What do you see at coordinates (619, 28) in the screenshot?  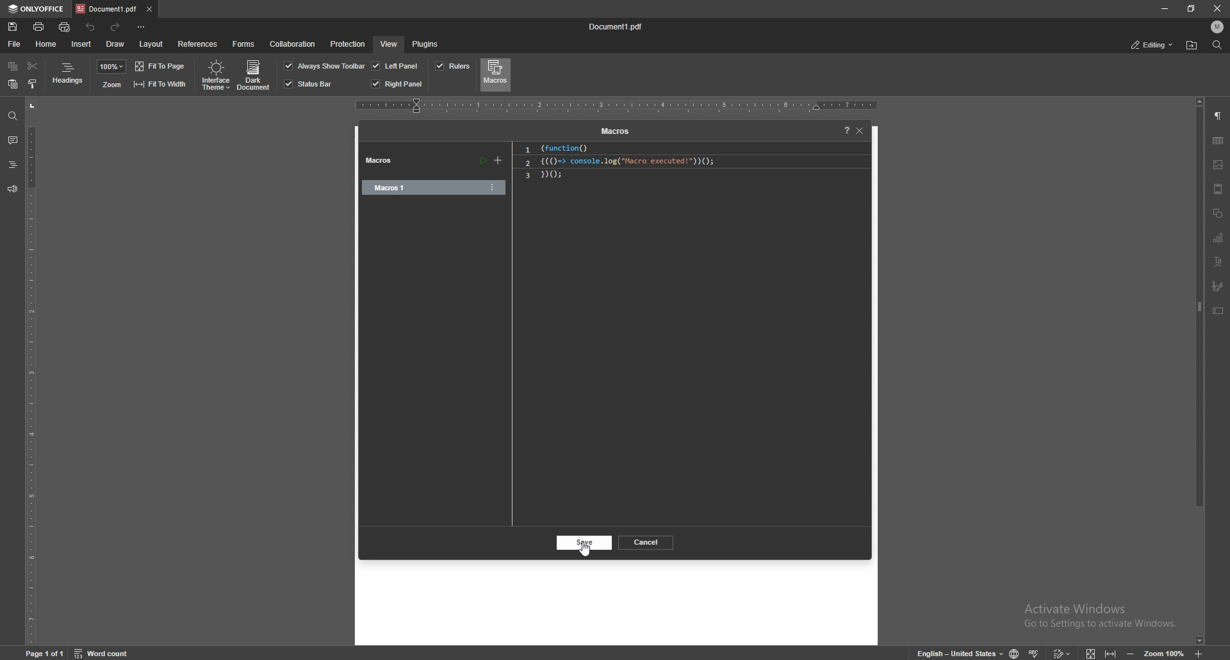 I see `file name` at bounding box center [619, 28].